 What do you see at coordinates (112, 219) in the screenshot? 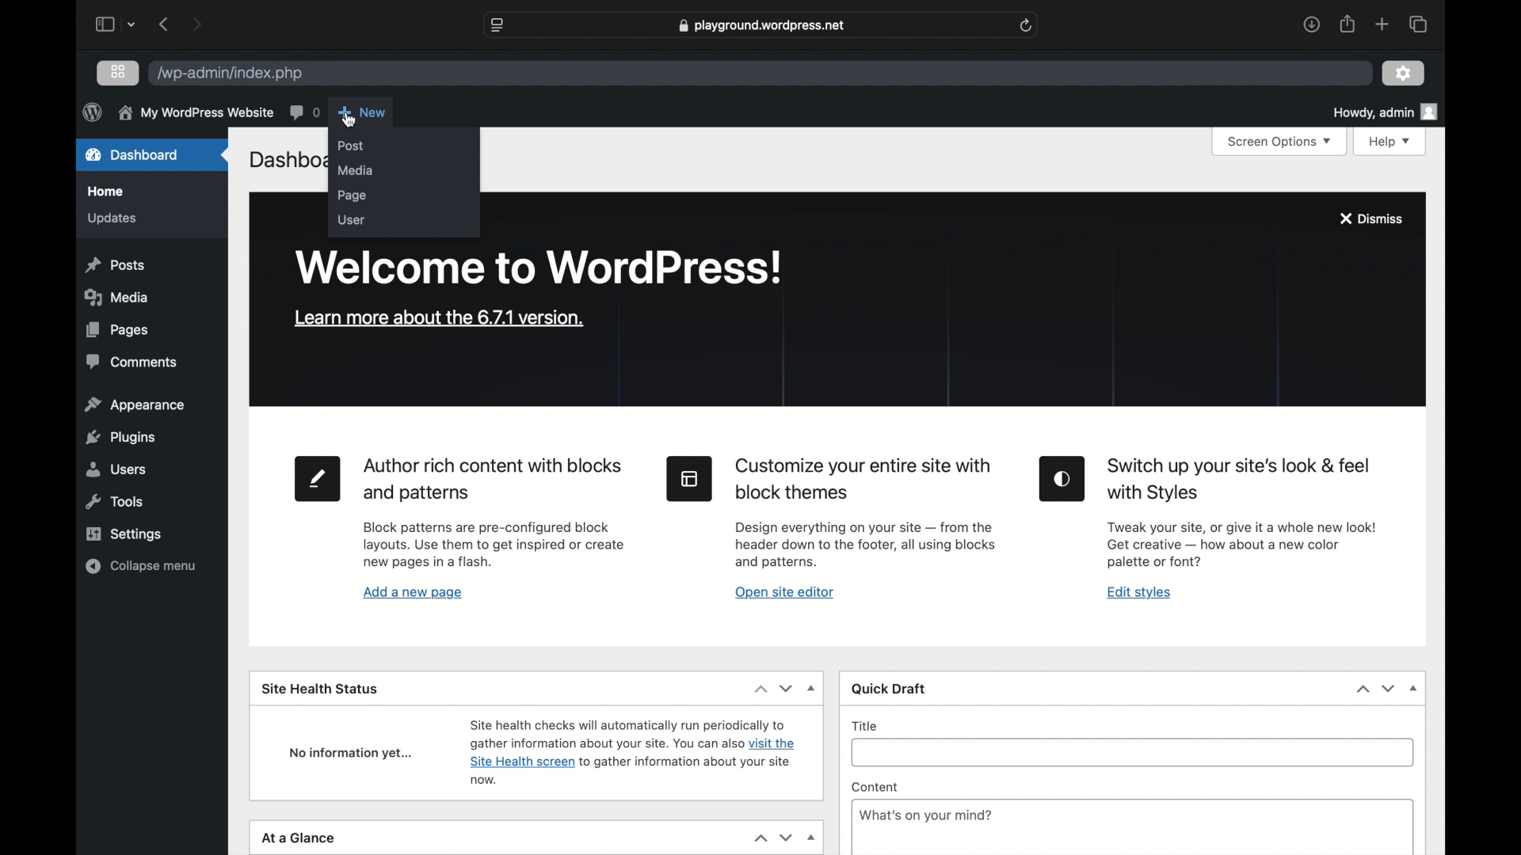
I see `updates` at bounding box center [112, 219].